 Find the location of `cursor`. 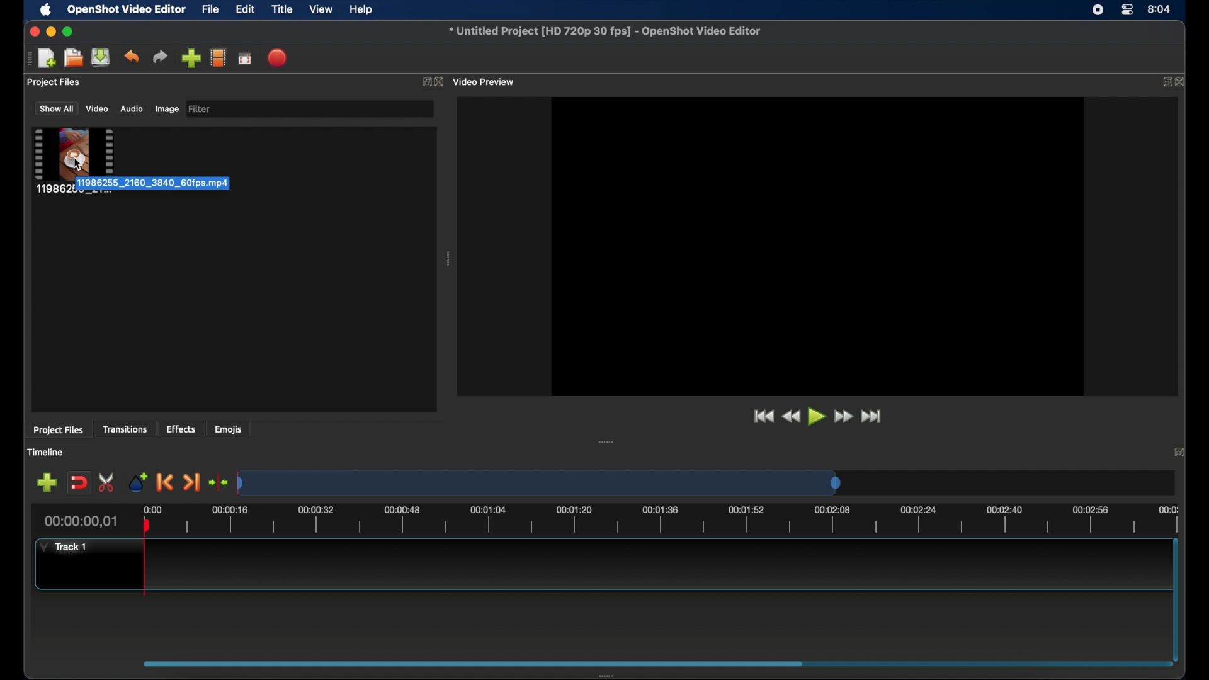

cursor is located at coordinates (79, 167).